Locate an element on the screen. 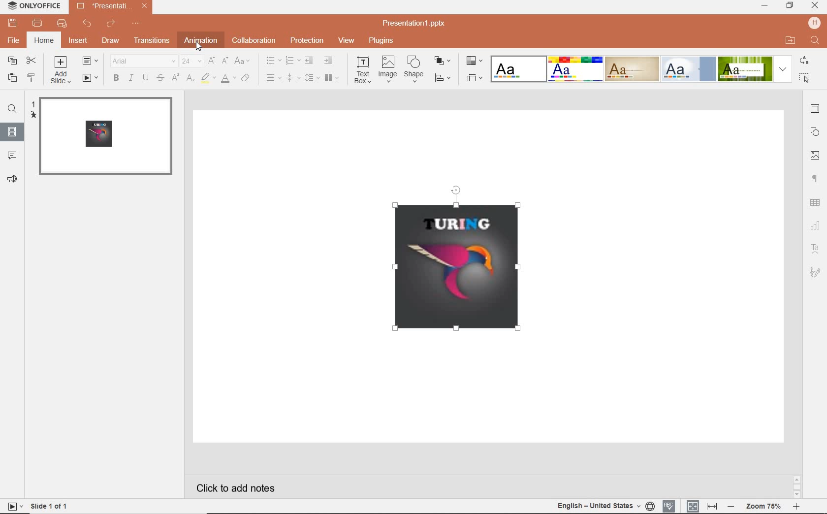 This screenshot has width=827, height=514. subscript is located at coordinates (191, 79).